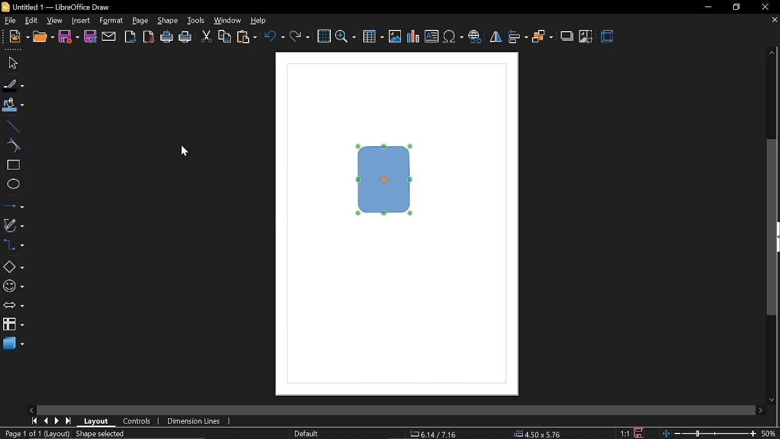 This screenshot has height=439, width=780. What do you see at coordinates (112, 434) in the screenshot?
I see `Shape selected` at bounding box center [112, 434].